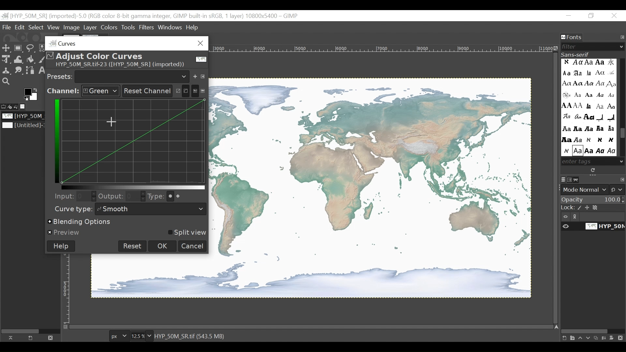 This screenshot has width=626, height=352. What do you see at coordinates (31, 49) in the screenshot?
I see `Free To` at bounding box center [31, 49].